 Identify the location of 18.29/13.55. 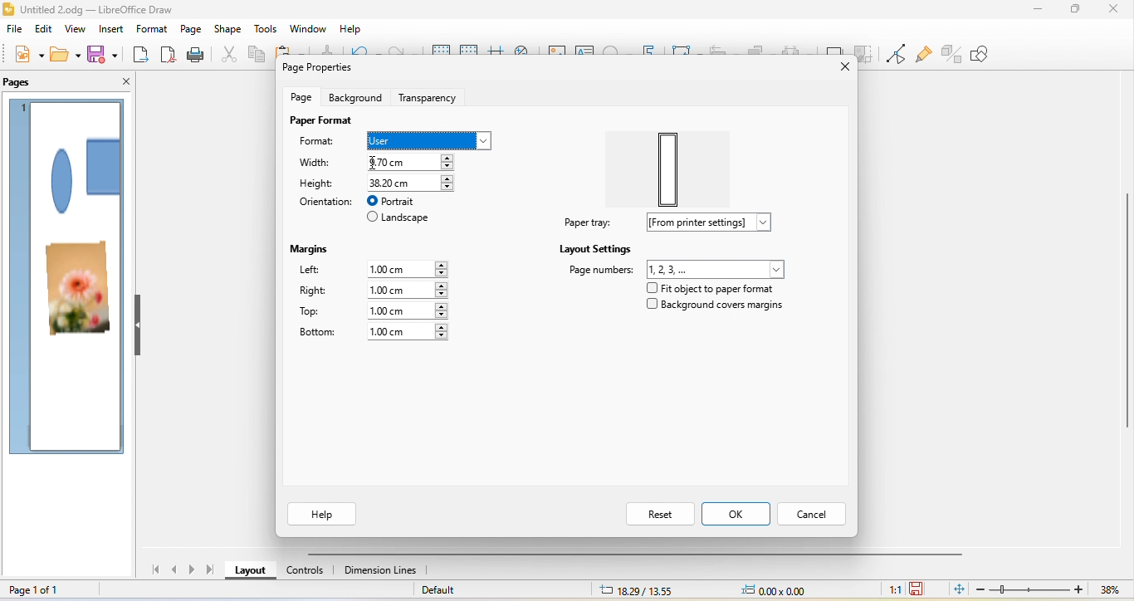
(630, 591).